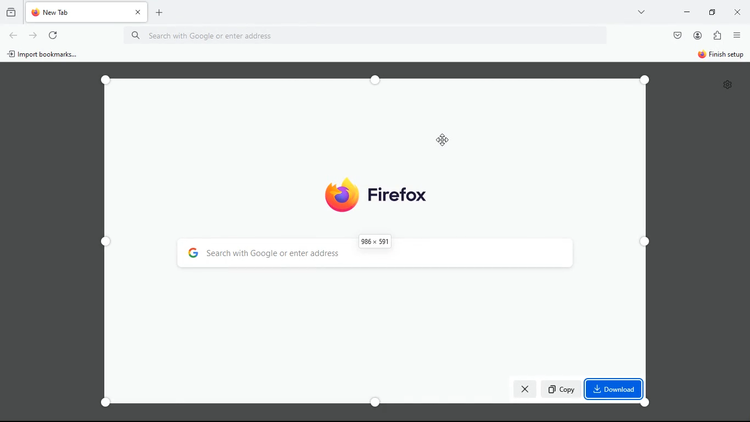 This screenshot has width=750, height=422. Describe the element at coordinates (46, 55) in the screenshot. I see `import bookmarks` at that location.